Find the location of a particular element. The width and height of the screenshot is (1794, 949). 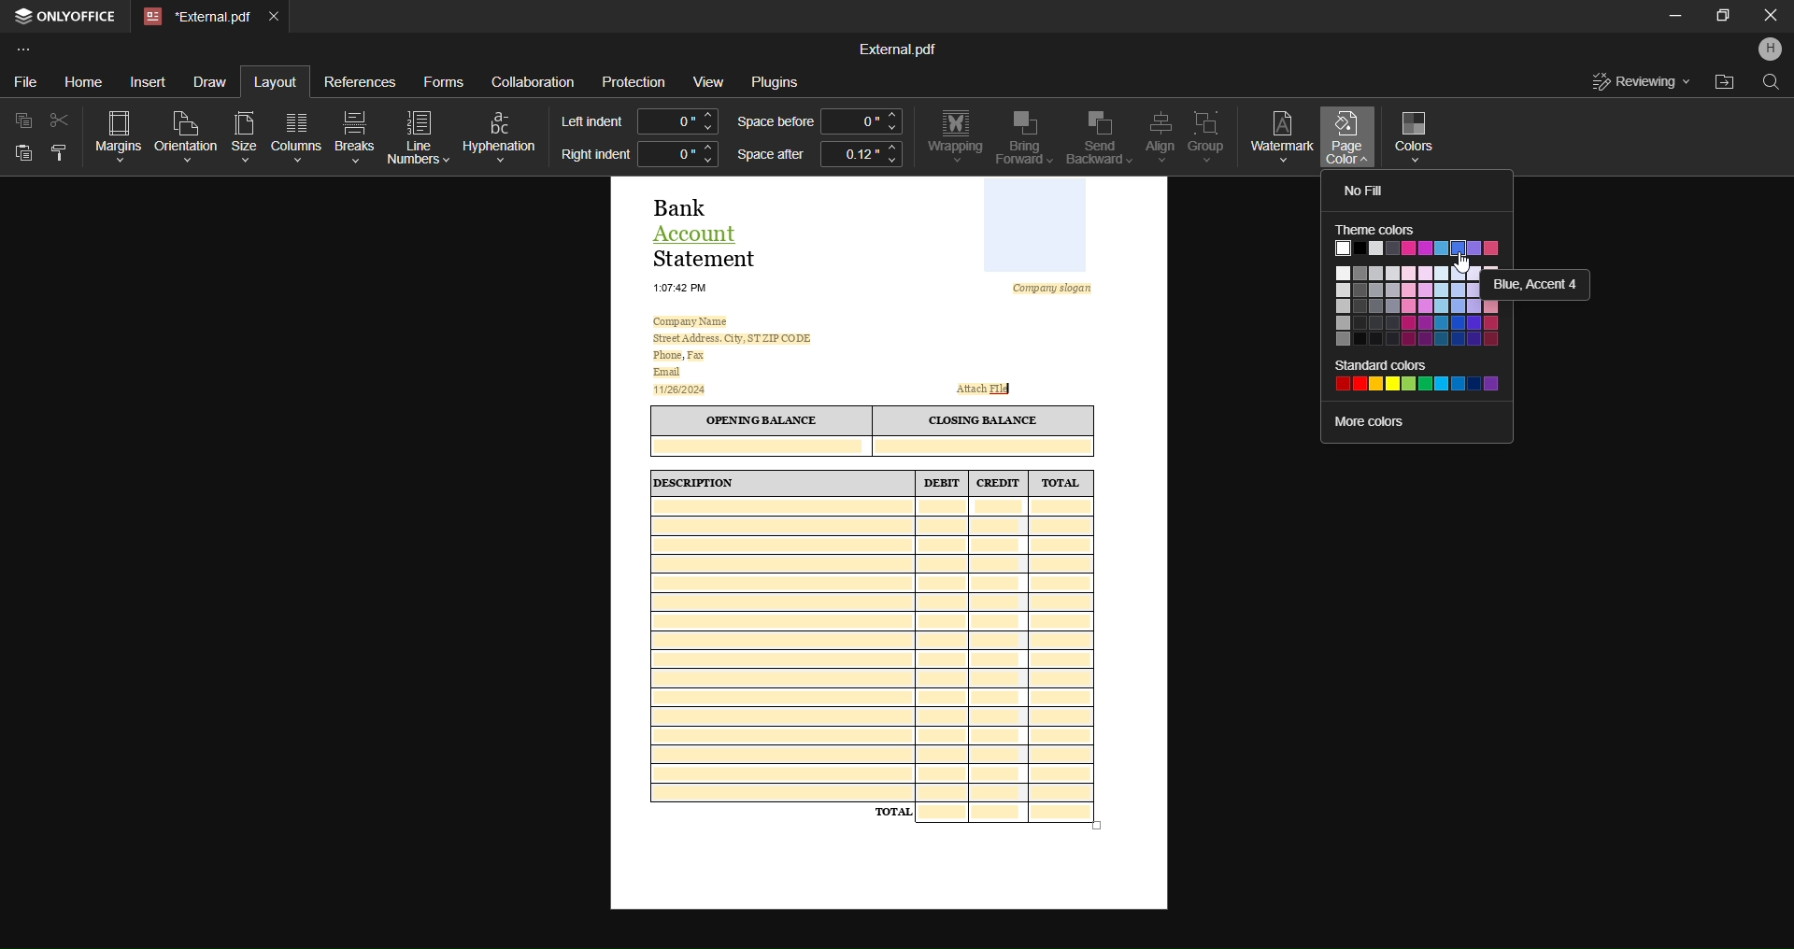

Space After is located at coordinates (769, 157).